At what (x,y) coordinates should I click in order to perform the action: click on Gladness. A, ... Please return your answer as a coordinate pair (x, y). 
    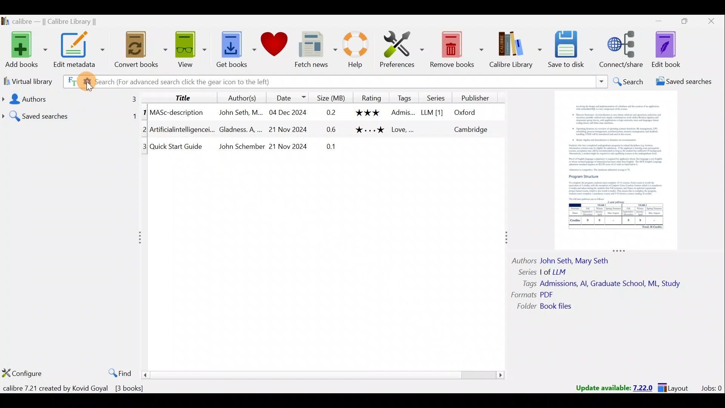
    Looking at the image, I should click on (239, 130).